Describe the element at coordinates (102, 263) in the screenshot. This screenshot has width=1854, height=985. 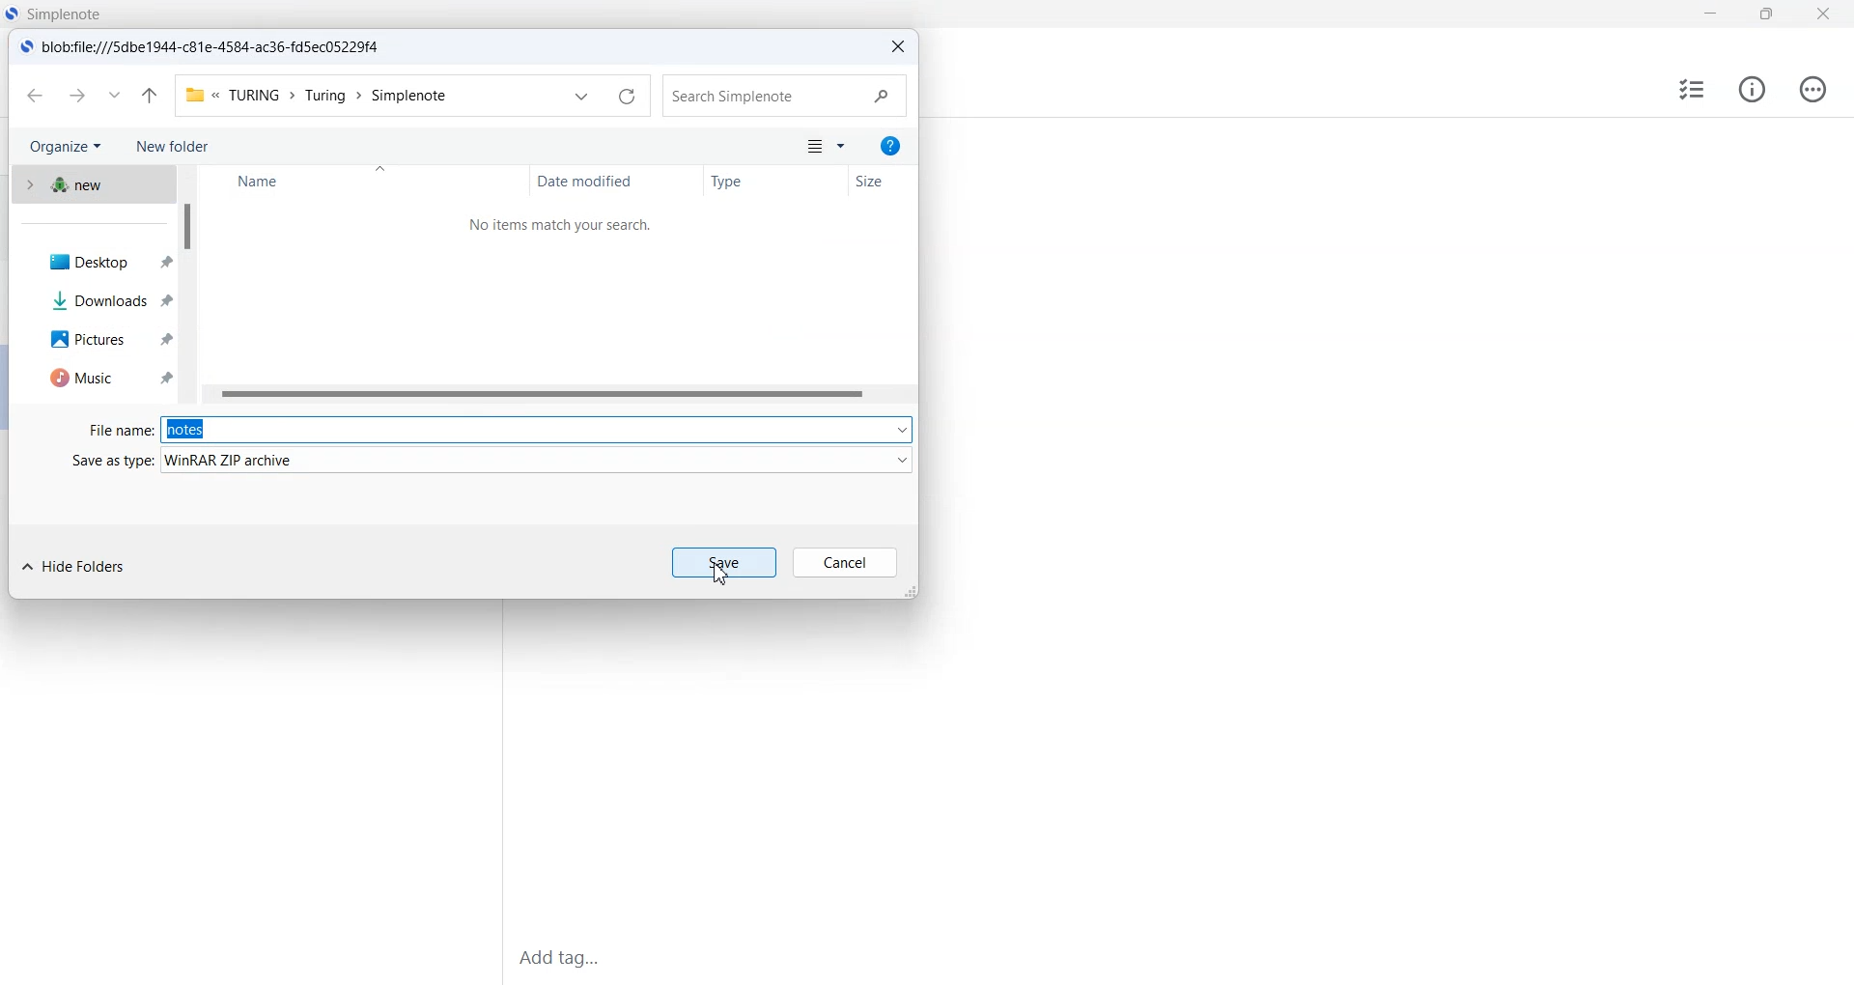
I see `Desktop` at that location.